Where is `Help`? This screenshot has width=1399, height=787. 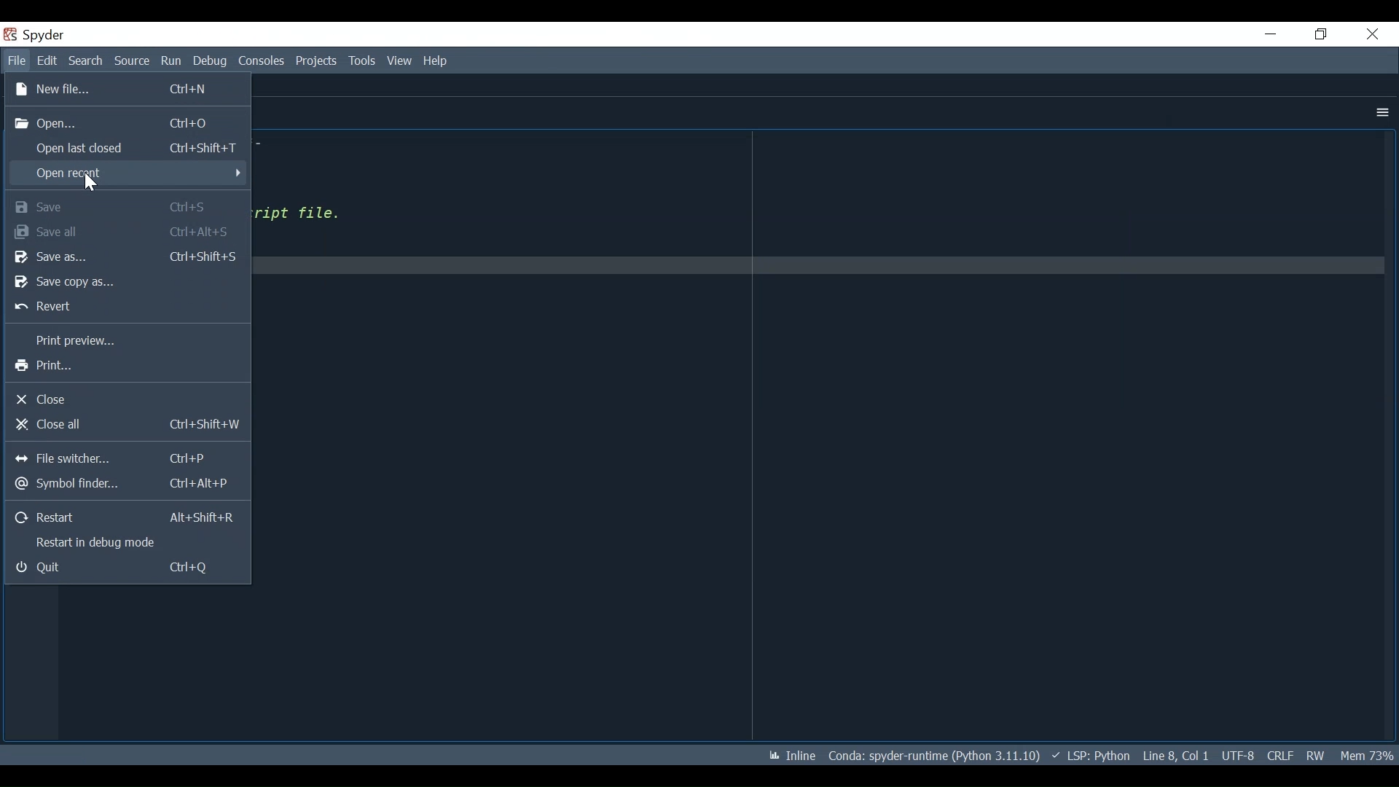
Help is located at coordinates (436, 61).